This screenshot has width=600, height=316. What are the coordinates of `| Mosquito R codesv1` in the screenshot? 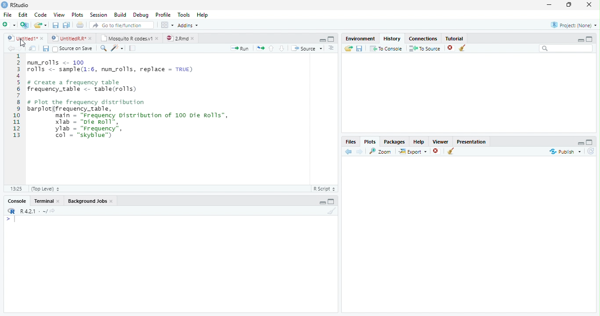 It's located at (129, 38).